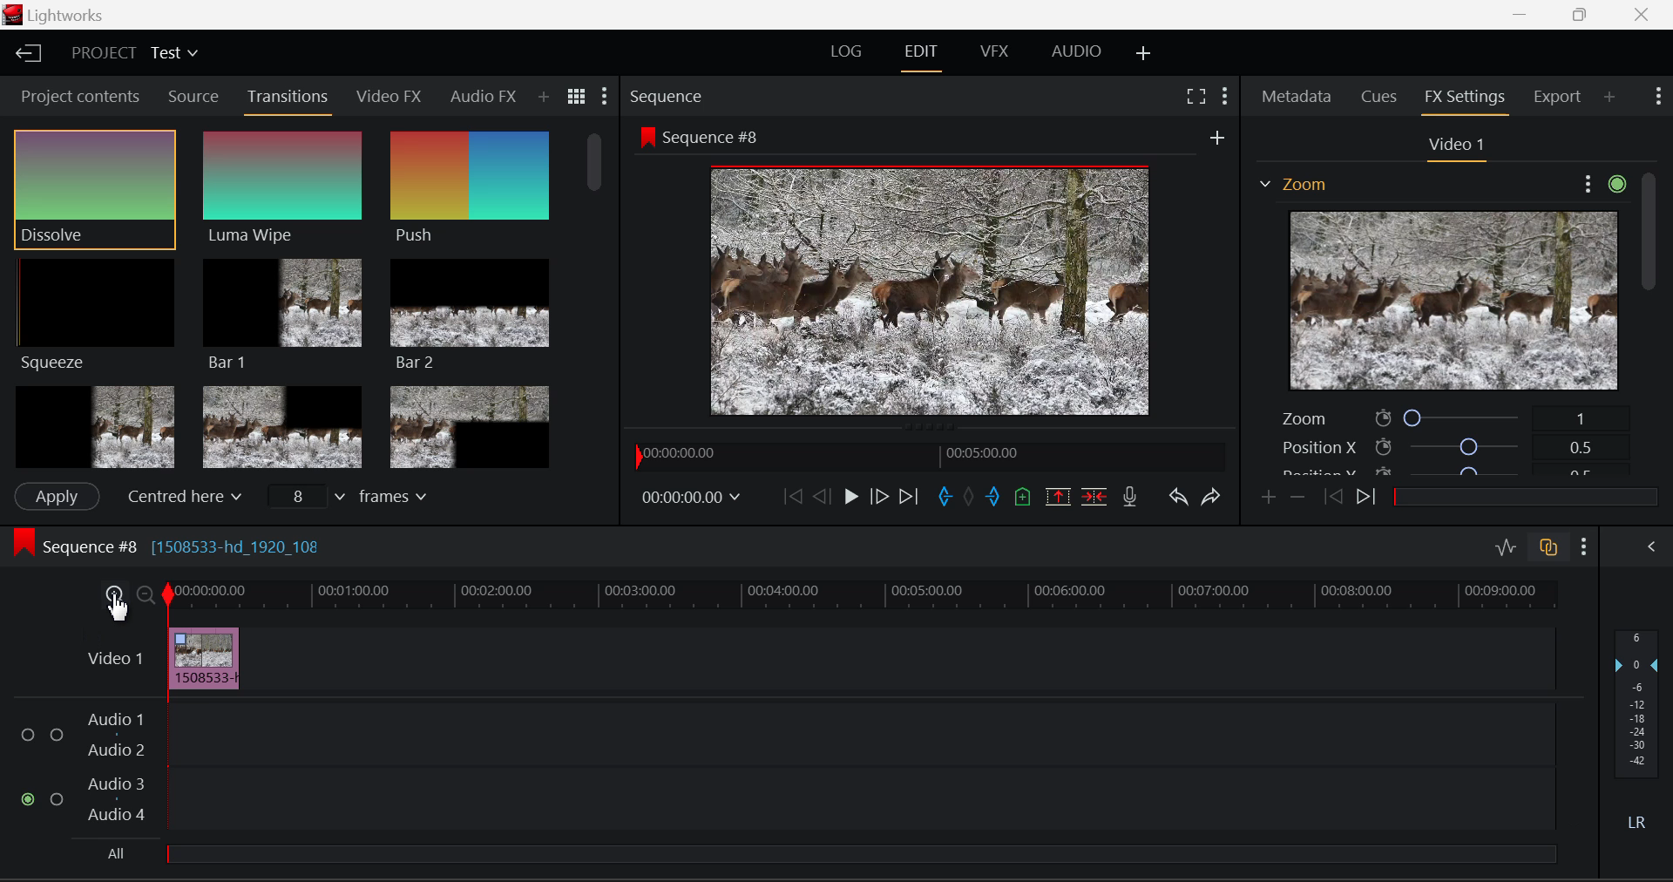 This screenshot has height=882, width=1673. What do you see at coordinates (1649, 327) in the screenshot?
I see `Scroll Bar` at bounding box center [1649, 327].